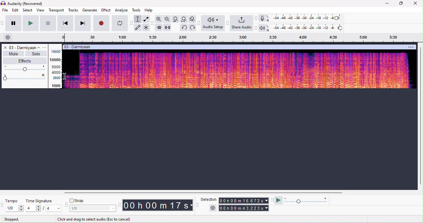  I want to click on looping, so click(119, 23).